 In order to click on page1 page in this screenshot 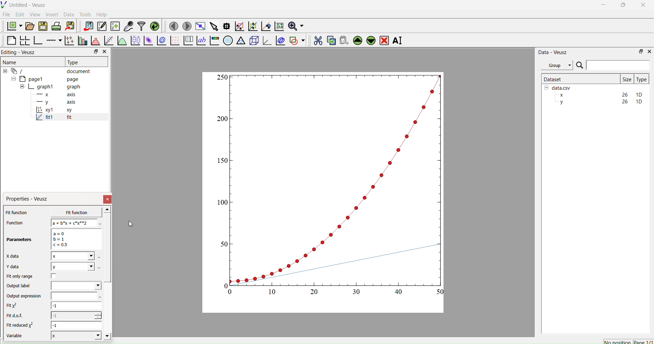, I will do `click(45, 79)`.